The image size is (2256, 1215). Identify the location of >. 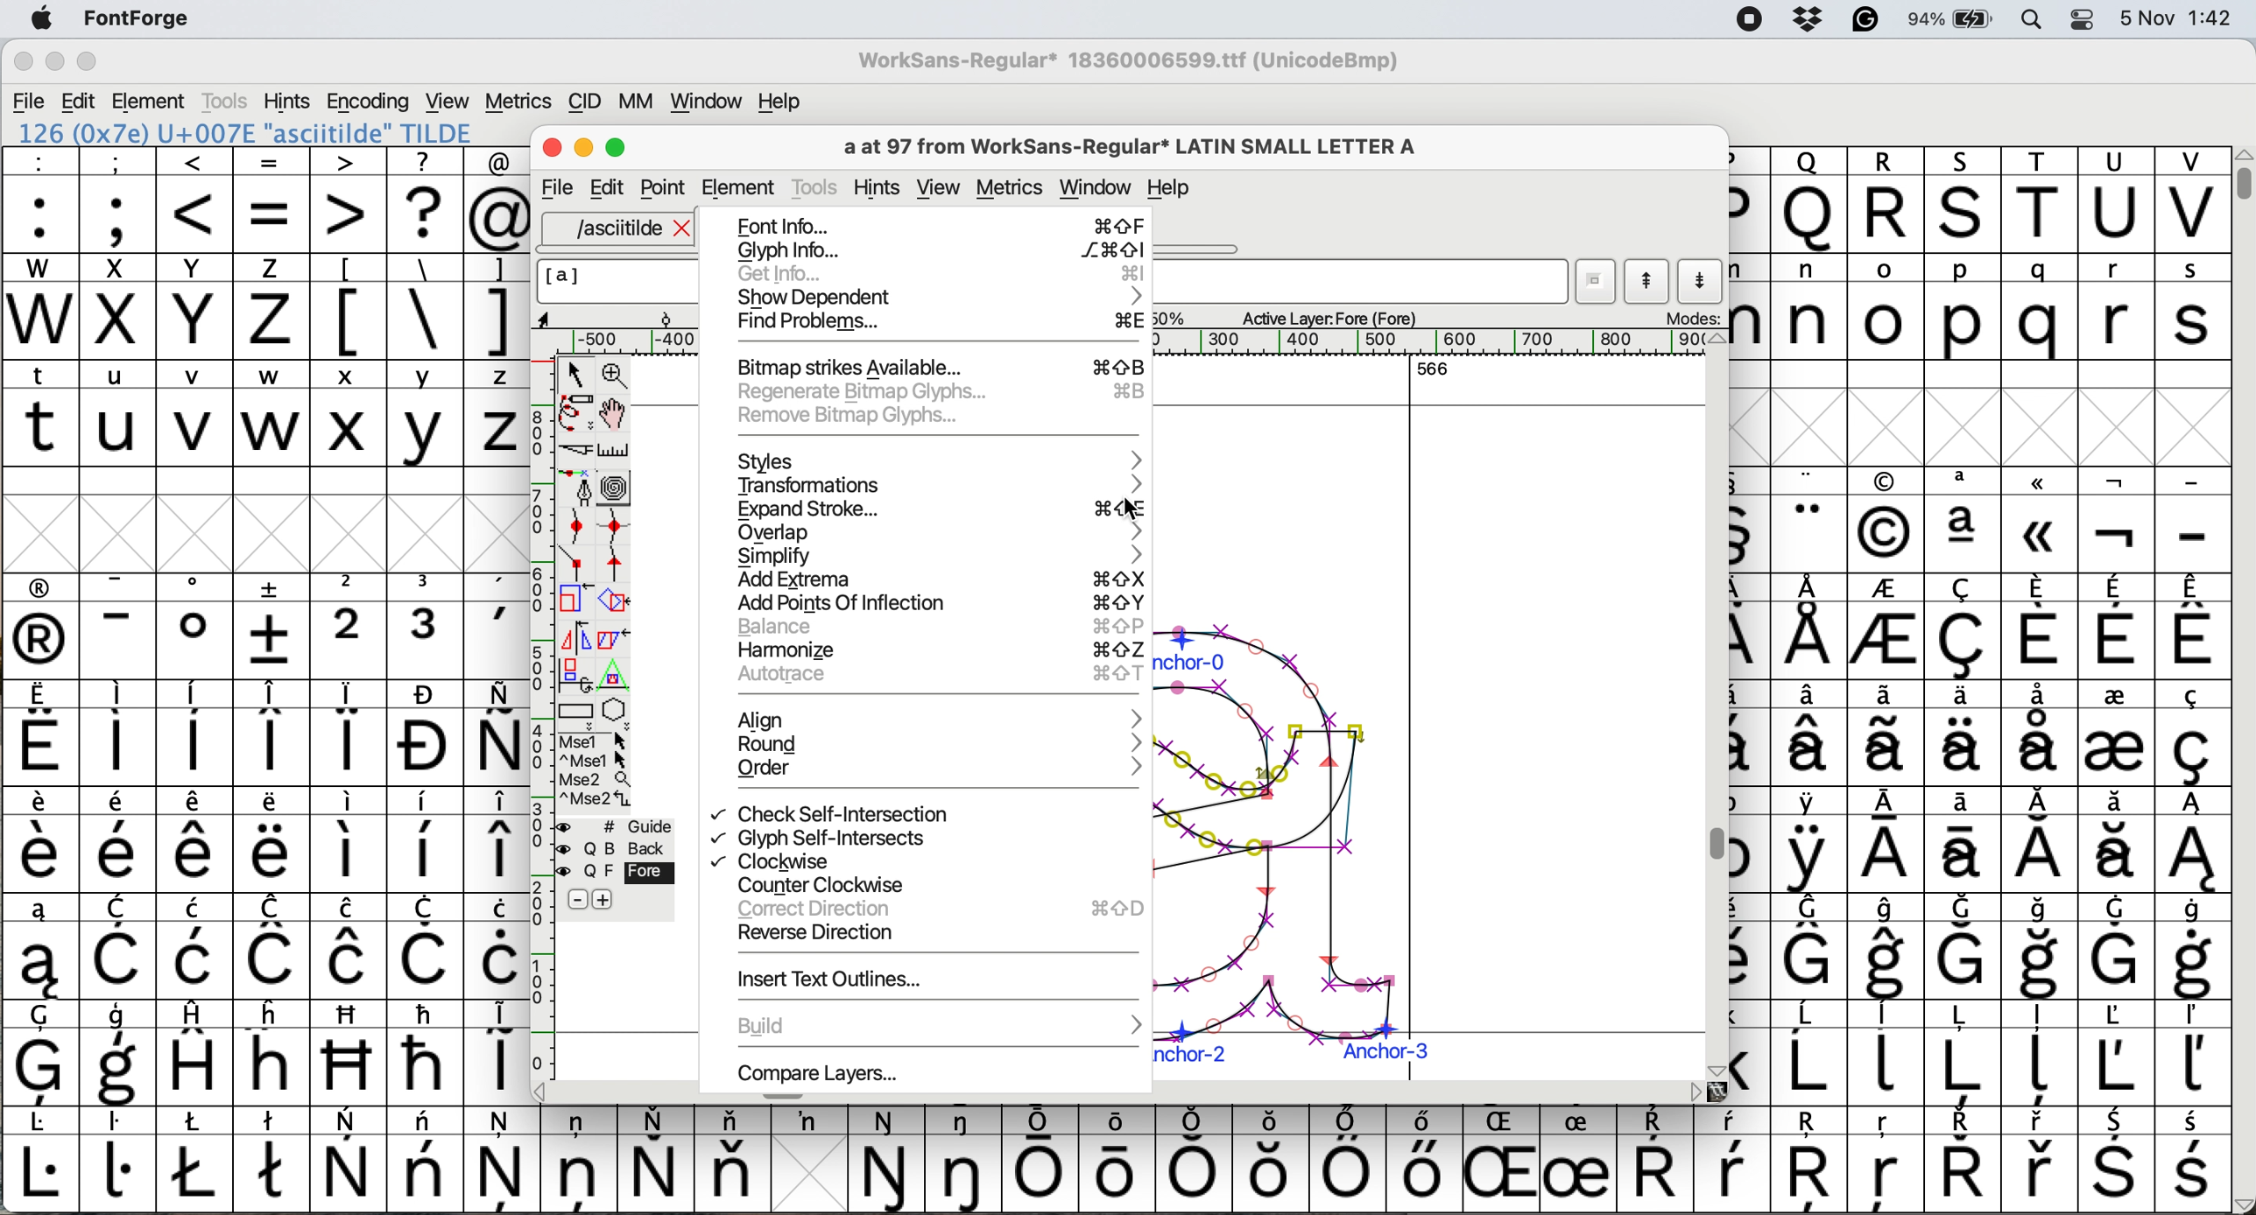
(349, 200).